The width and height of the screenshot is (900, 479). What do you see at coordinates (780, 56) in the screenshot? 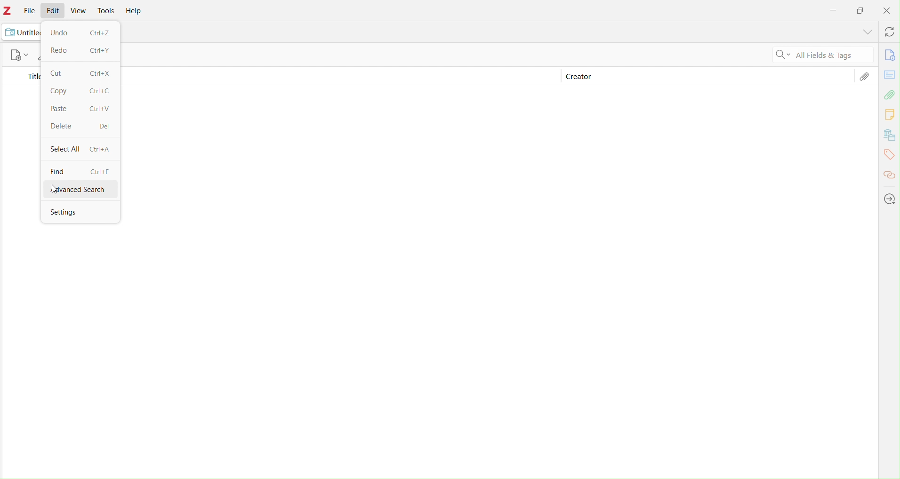
I see `Search` at bounding box center [780, 56].